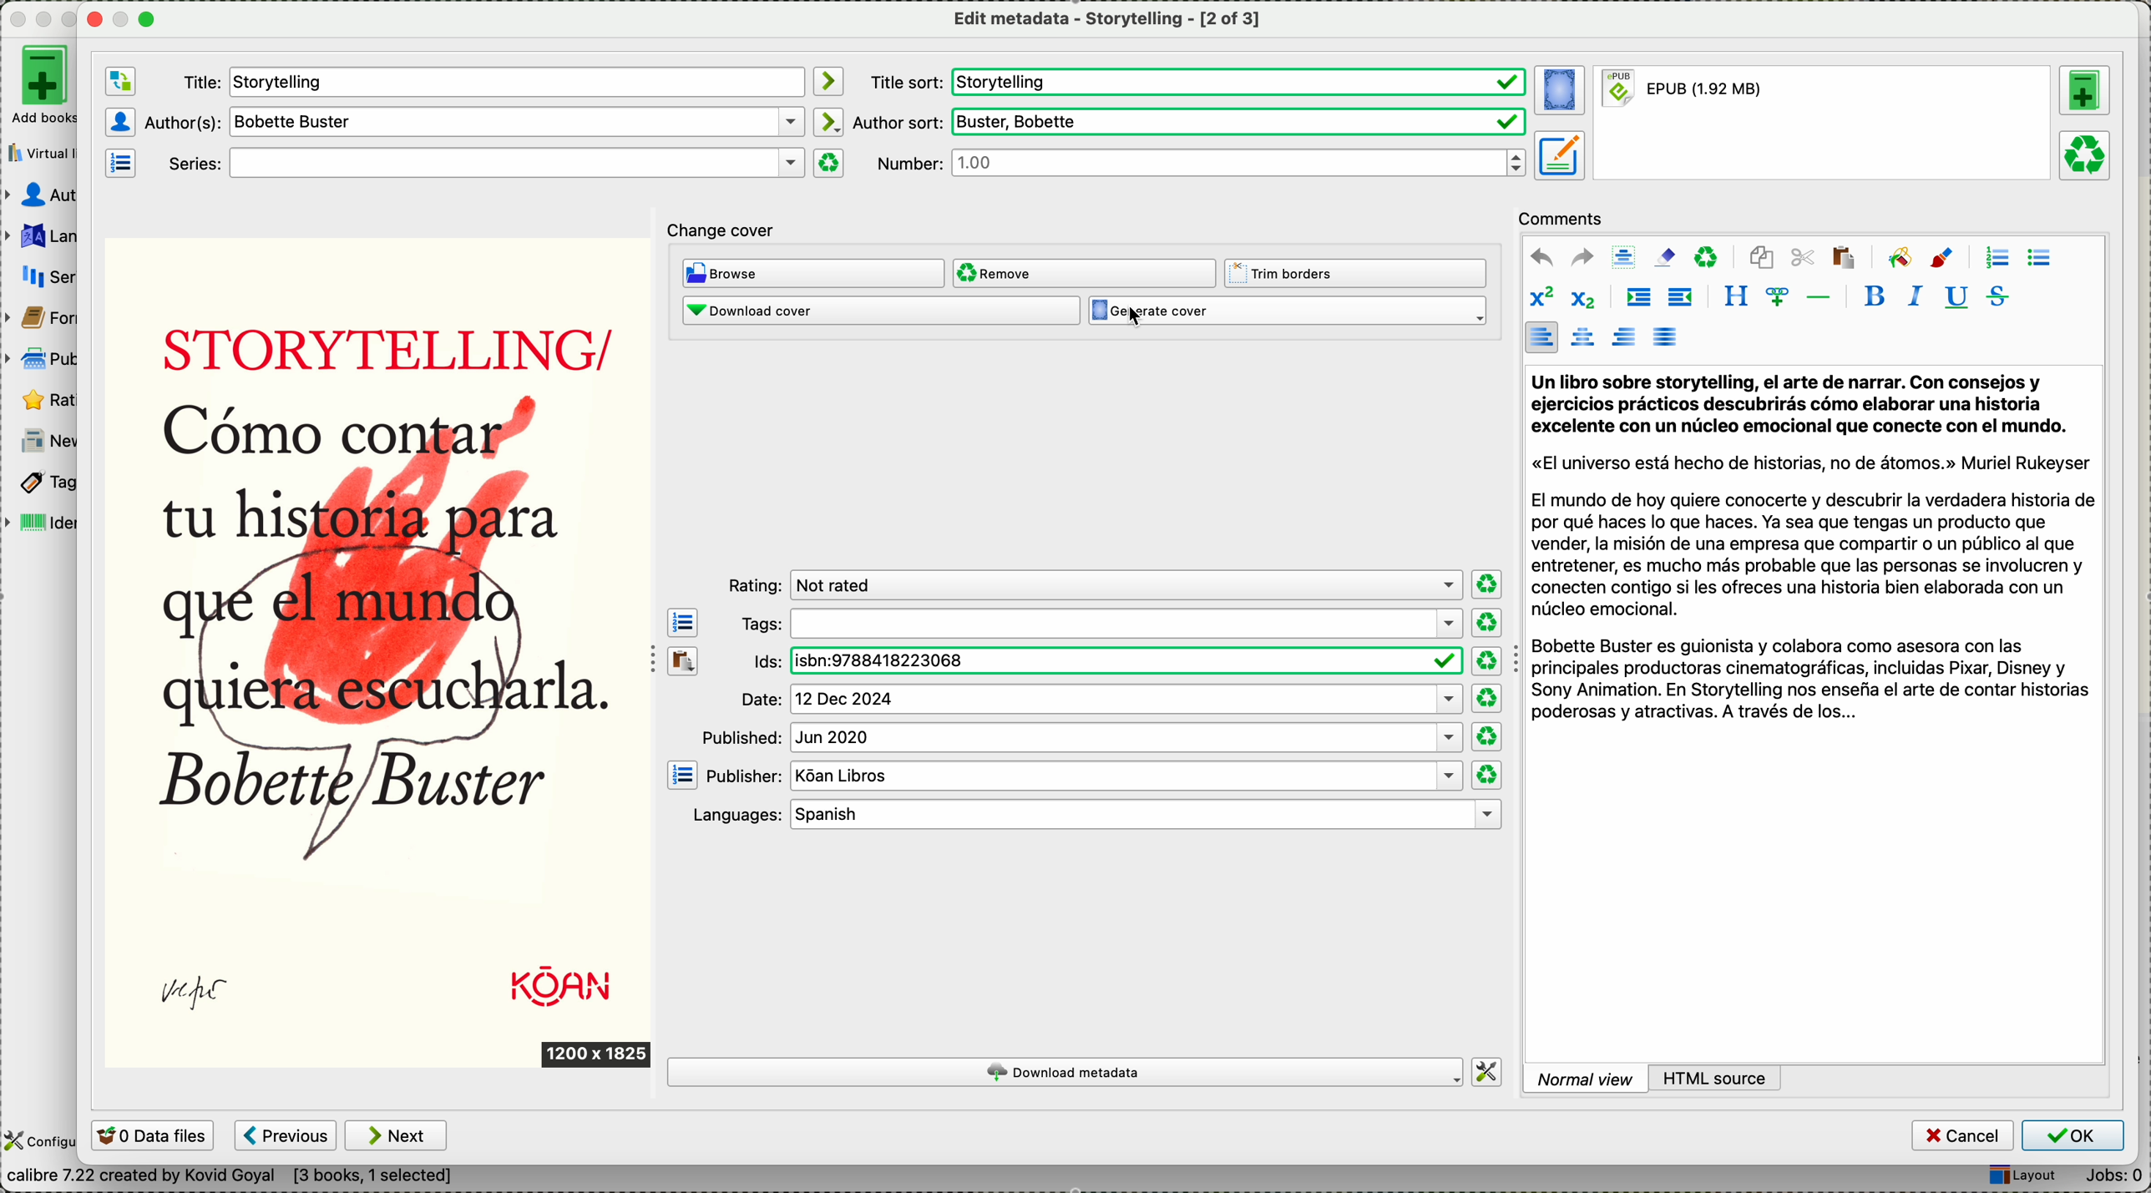  I want to click on date, so click(1097, 700).